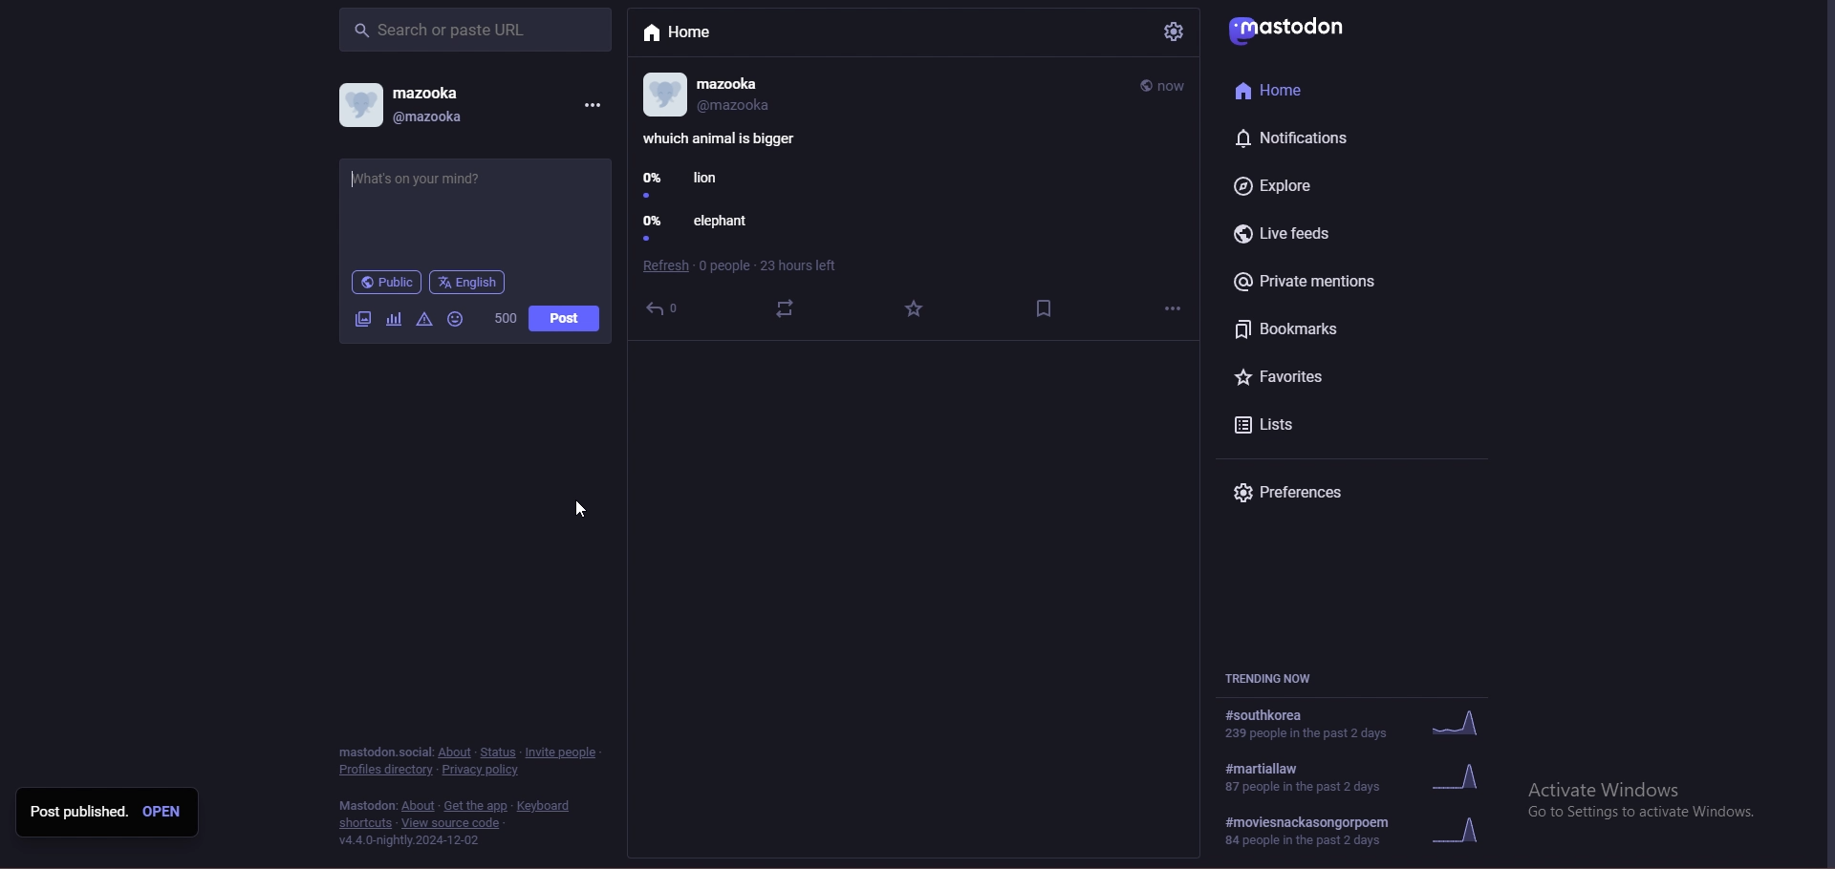  What do you see at coordinates (1360, 722) in the screenshot?
I see `trend` at bounding box center [1360, 722].